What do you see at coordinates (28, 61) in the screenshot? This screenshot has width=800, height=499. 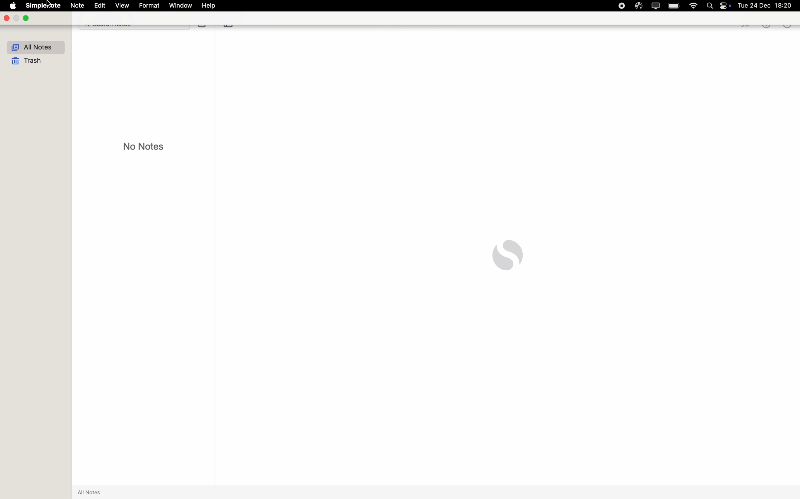 I see `trash` at bounding box center [28, 61].